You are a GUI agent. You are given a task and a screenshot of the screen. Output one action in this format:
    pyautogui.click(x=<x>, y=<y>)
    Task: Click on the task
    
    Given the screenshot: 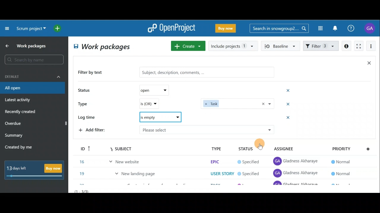 What is the action you would take?
    pyautogui.click(x=237, y=103)
    